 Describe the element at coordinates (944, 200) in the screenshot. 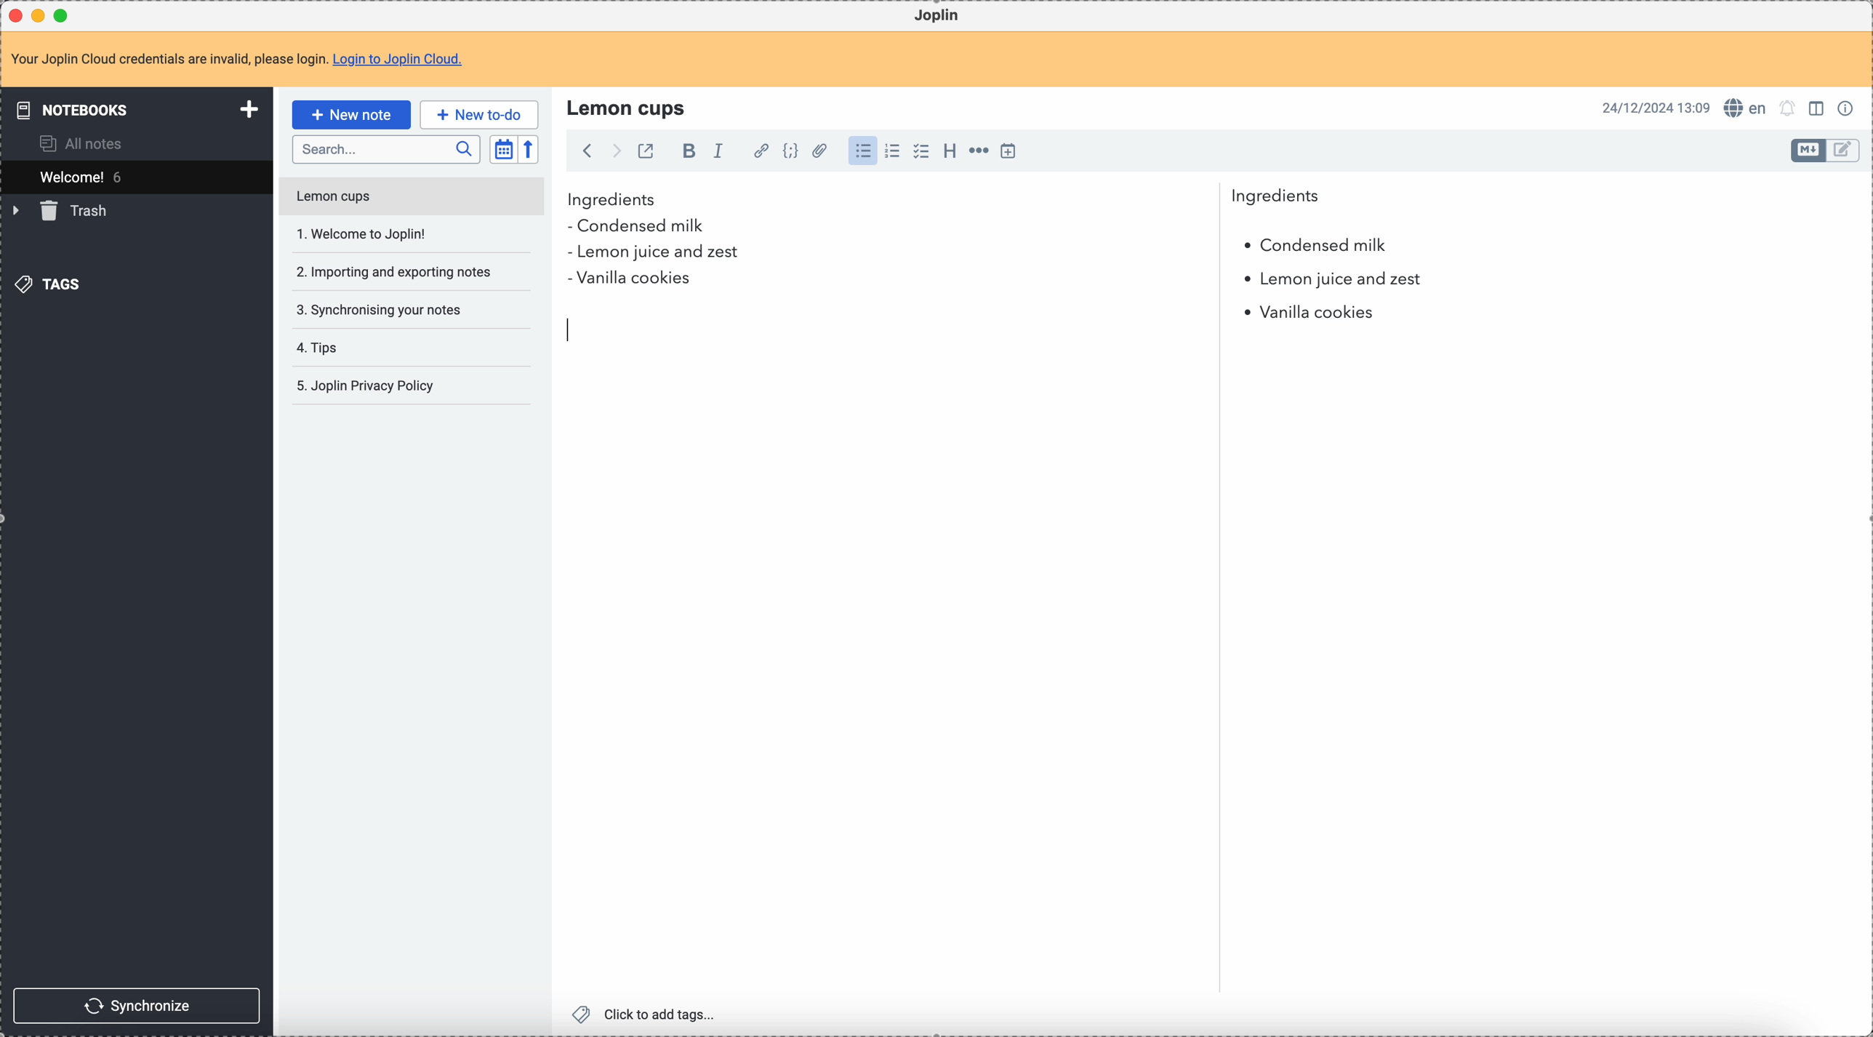

I see `ingredients` at that location.